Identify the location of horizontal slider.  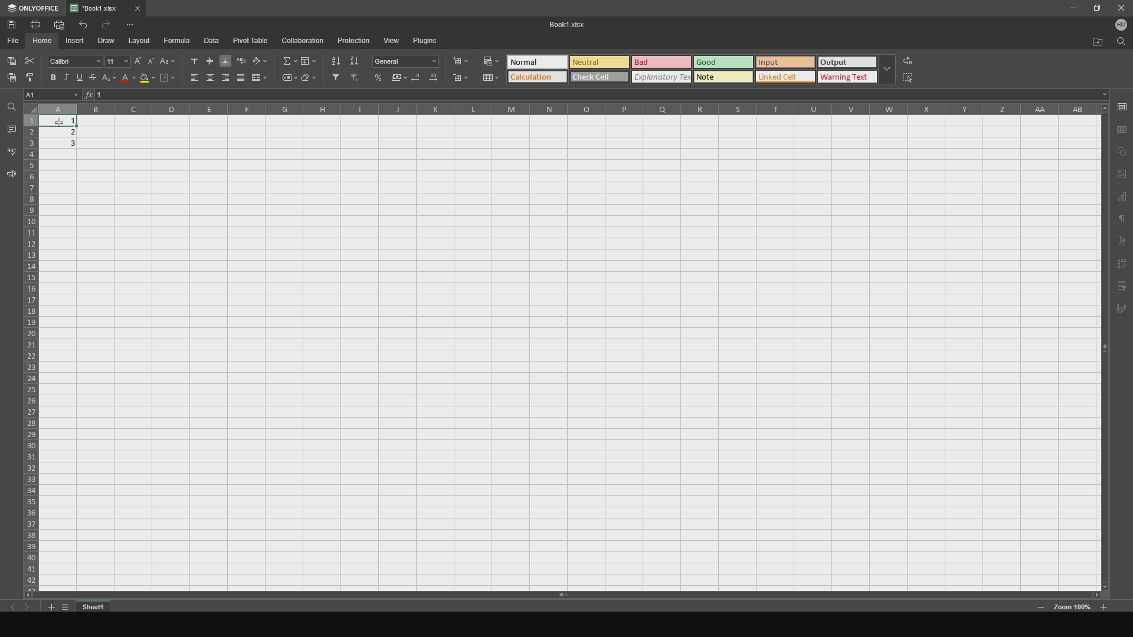
(559, 595).